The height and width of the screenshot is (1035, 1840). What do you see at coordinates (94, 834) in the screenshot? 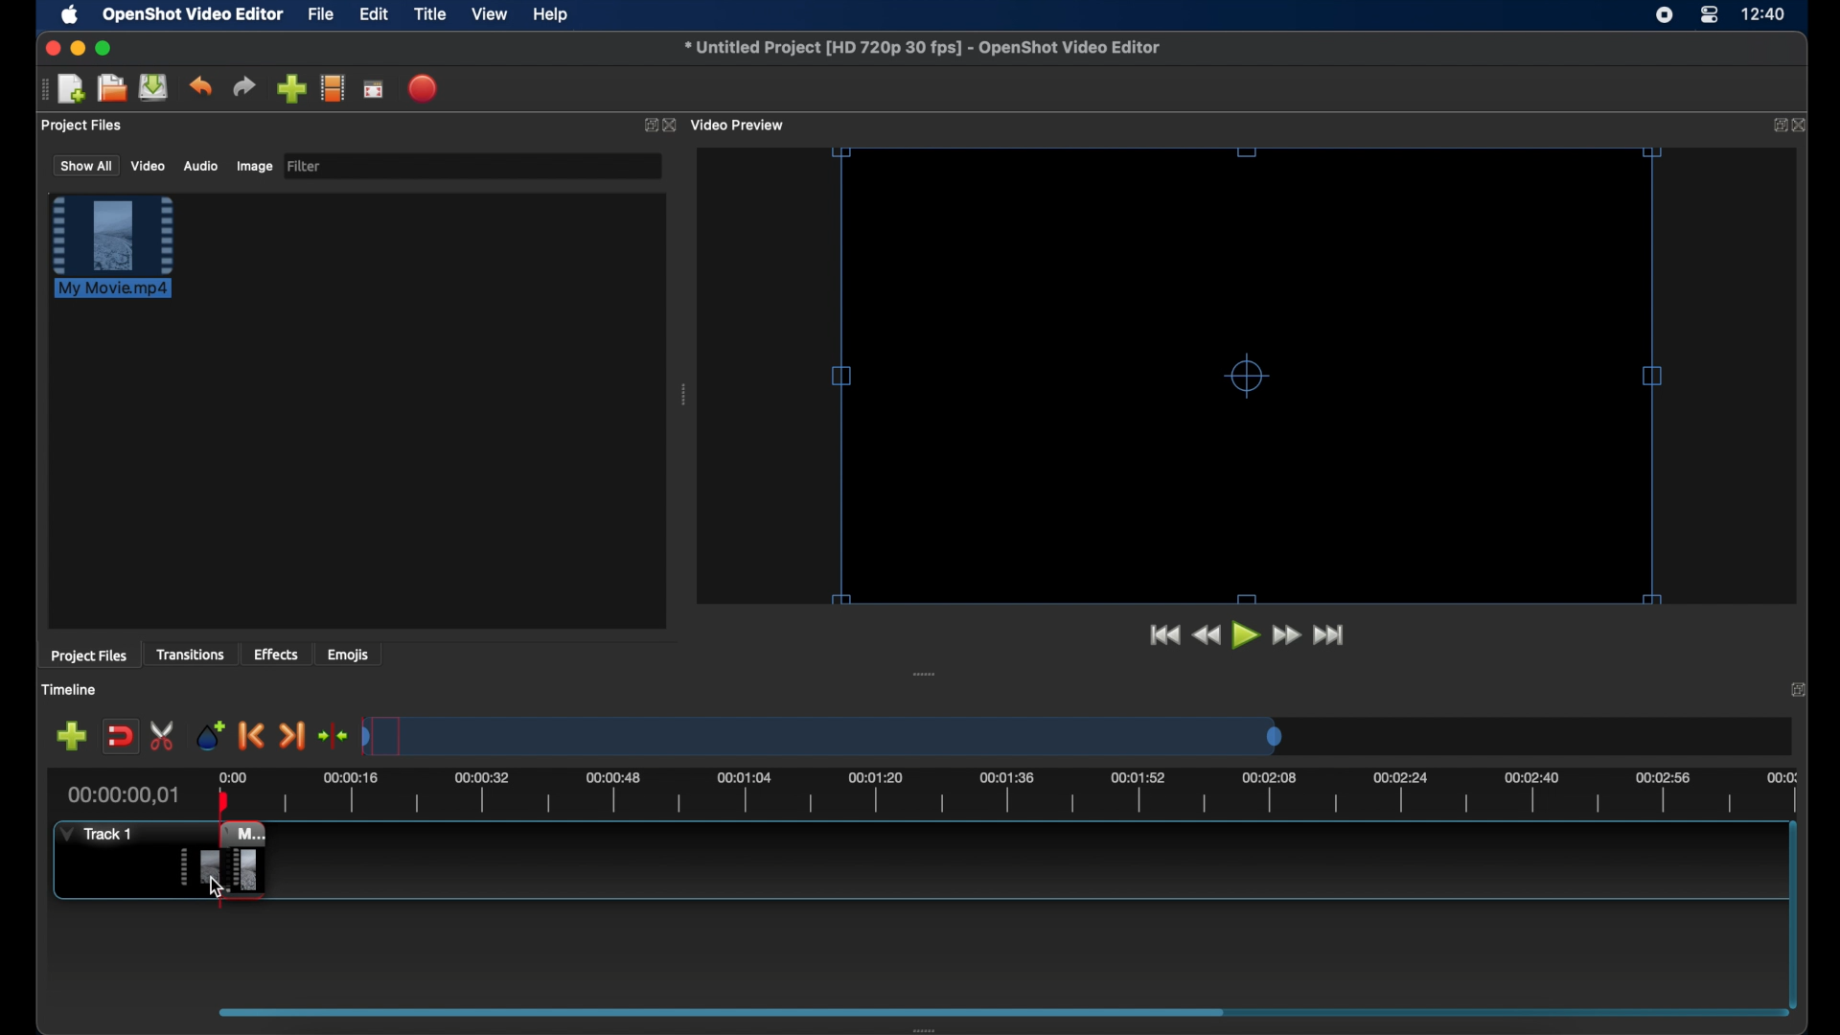
I see `track 1` at bounding box center [94, 834].